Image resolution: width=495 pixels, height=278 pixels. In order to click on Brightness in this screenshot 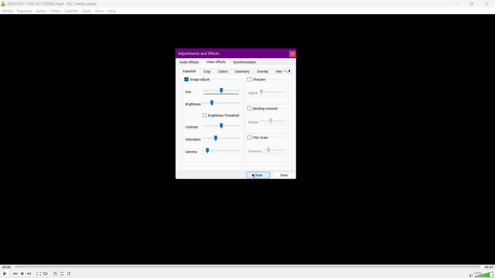, I will do `click(213, 104)`.